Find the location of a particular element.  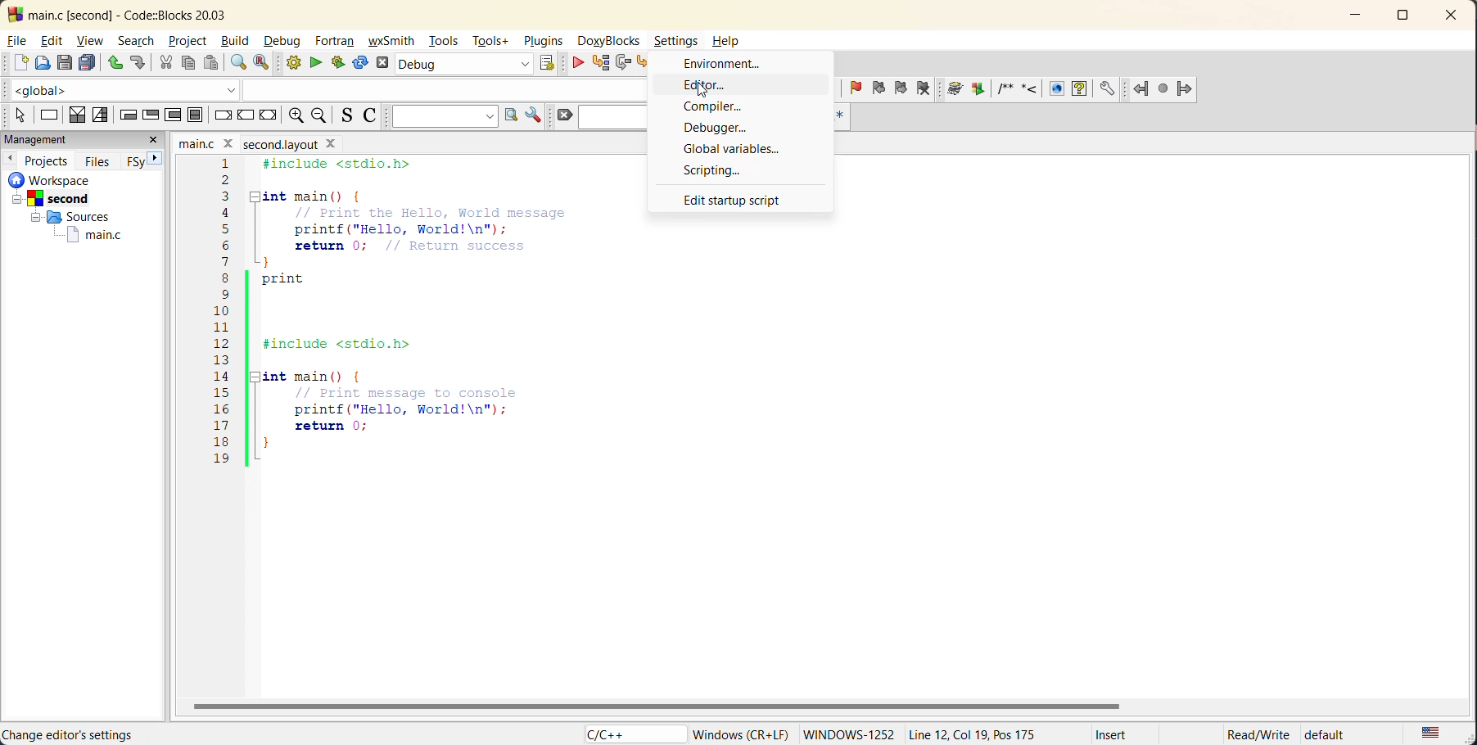

run to cursor is located at coordinates (602, 66).